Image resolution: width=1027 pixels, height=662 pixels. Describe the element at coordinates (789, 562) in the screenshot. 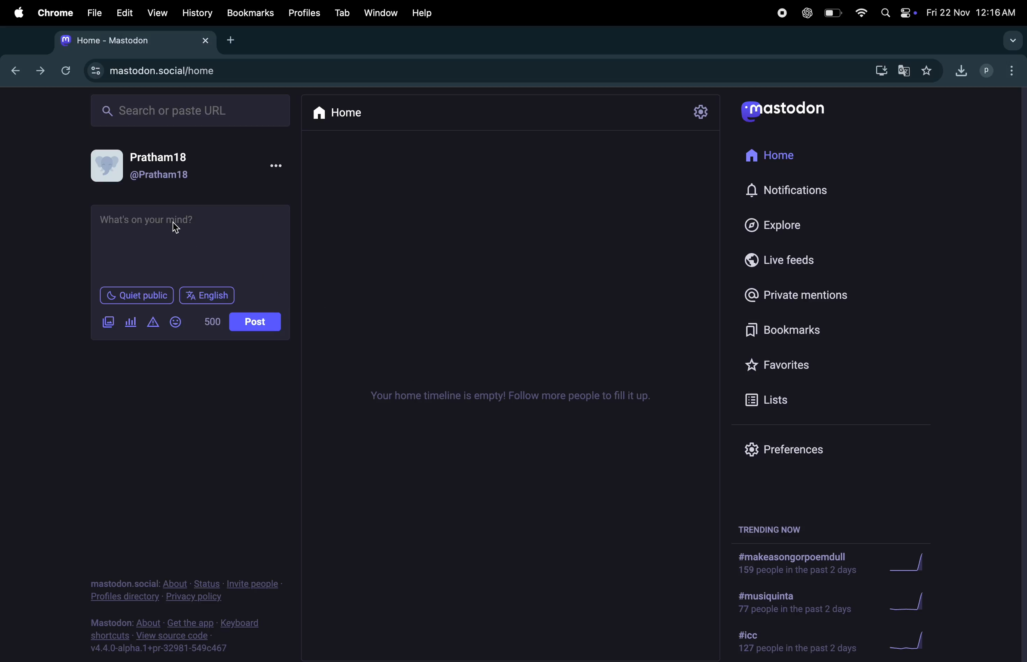

I see `hashtags` at that location.